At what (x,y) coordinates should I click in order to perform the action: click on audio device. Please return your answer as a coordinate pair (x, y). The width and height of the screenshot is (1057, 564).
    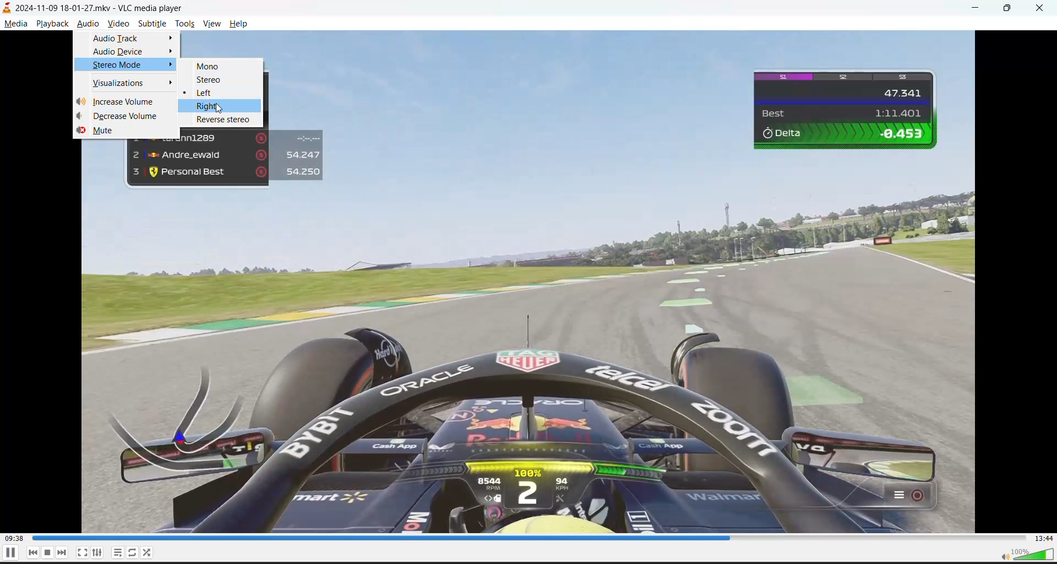
    Looking at the image, I should click on (124, 52).